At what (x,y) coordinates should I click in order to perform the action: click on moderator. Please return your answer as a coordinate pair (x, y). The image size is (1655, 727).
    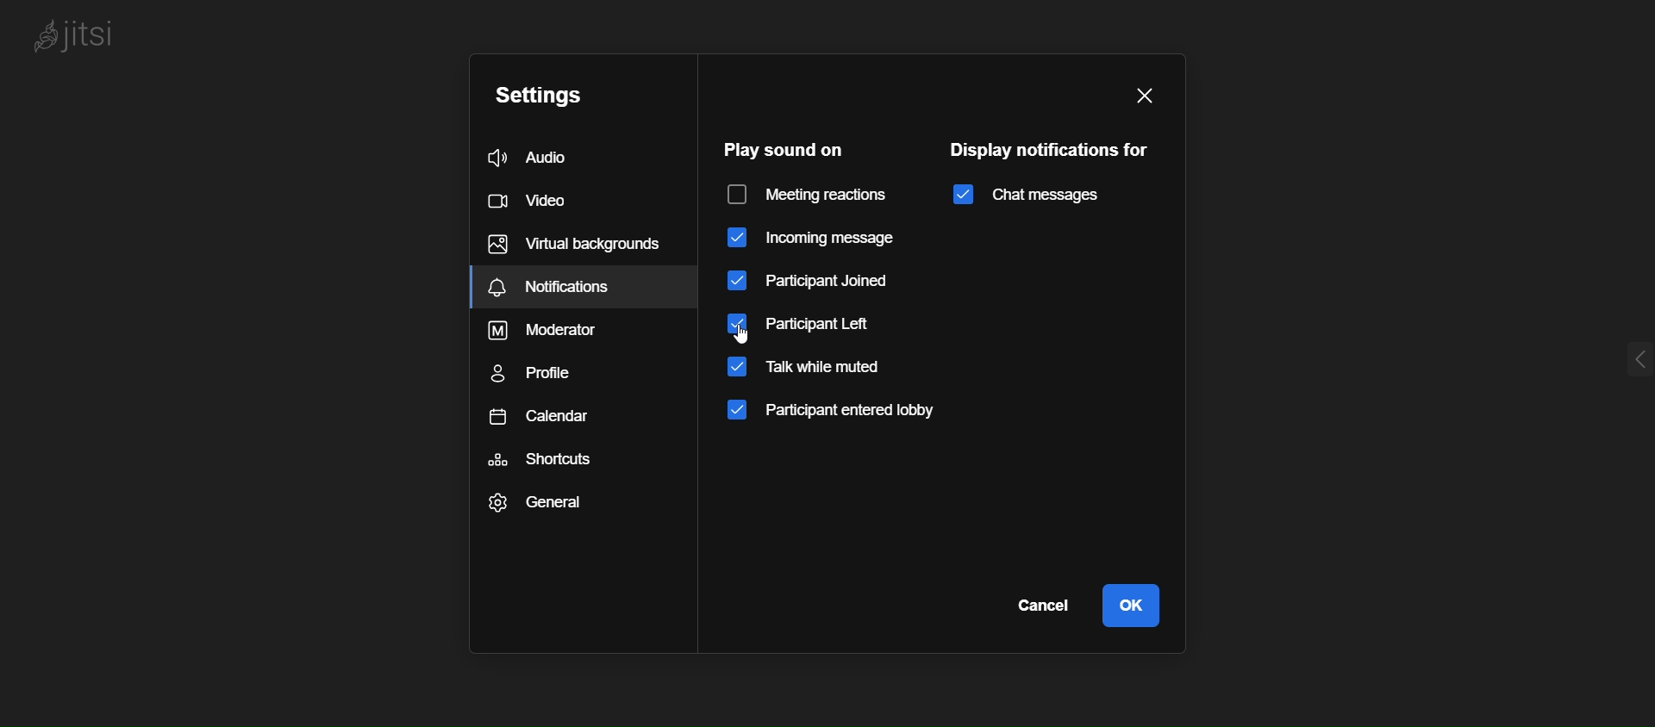
    Looking at the image, I should click on (569, 327).